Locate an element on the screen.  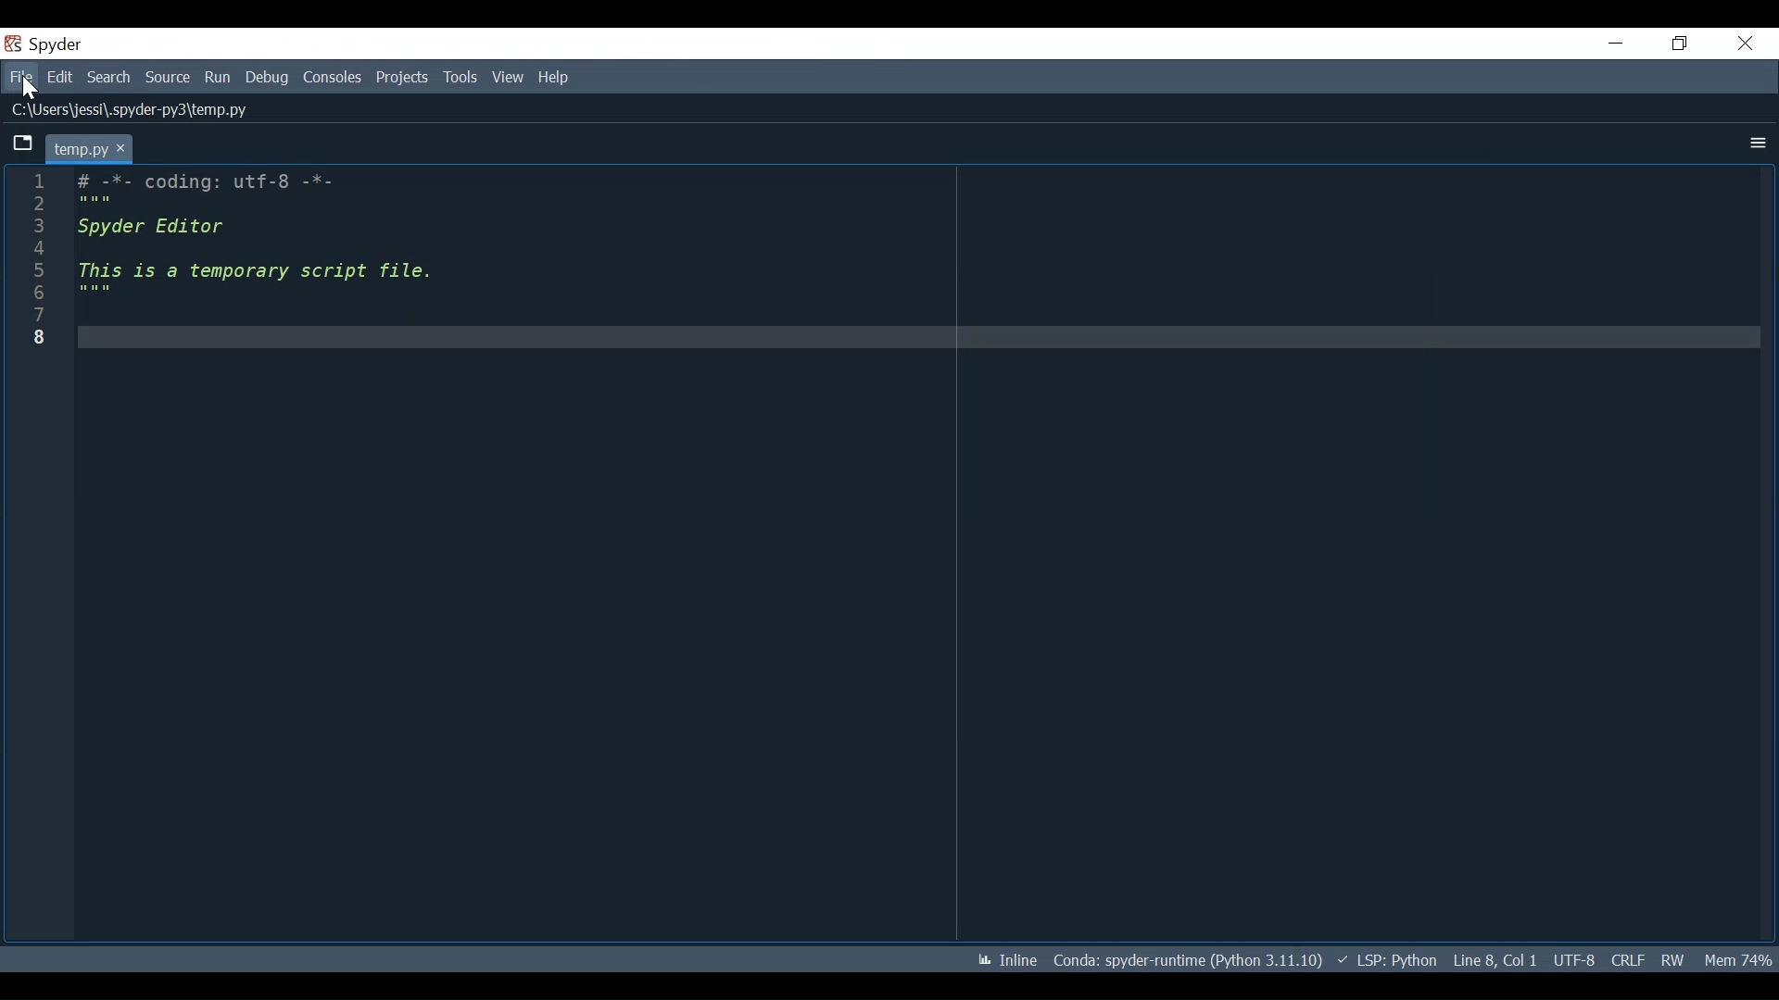
Consoles is located at coordinates (332, 79).